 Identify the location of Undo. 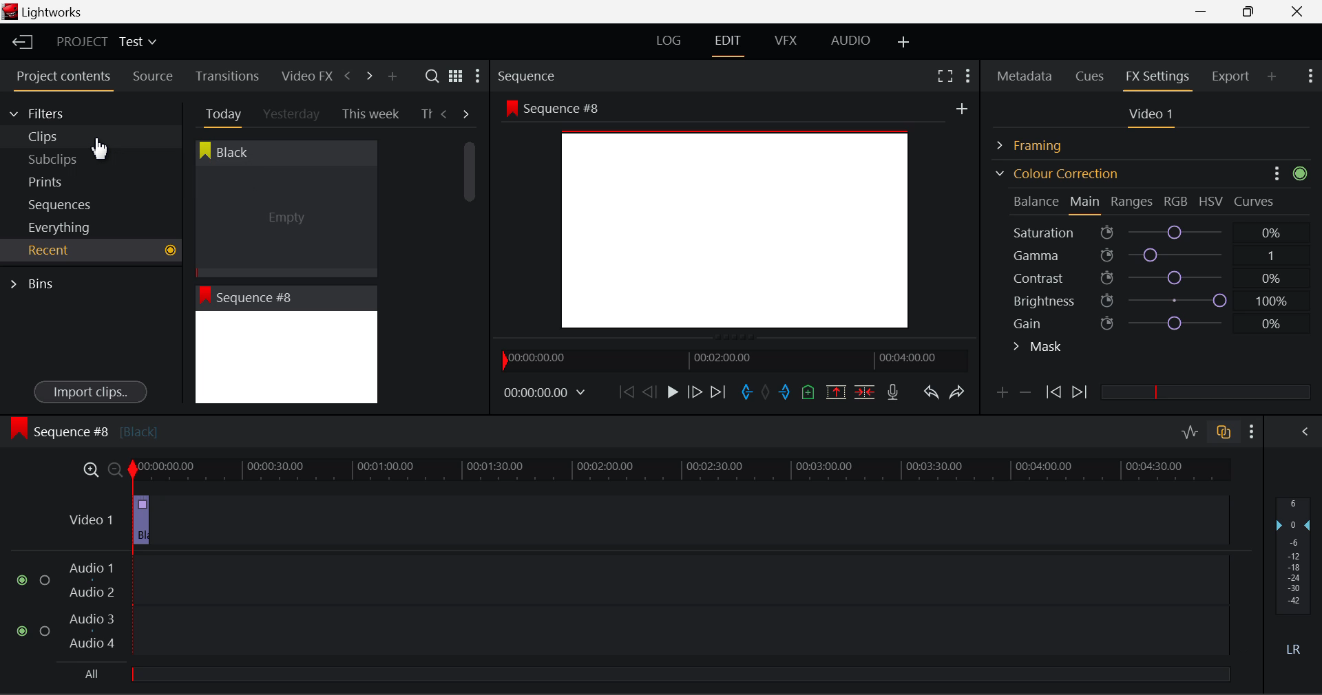
(930, 395).